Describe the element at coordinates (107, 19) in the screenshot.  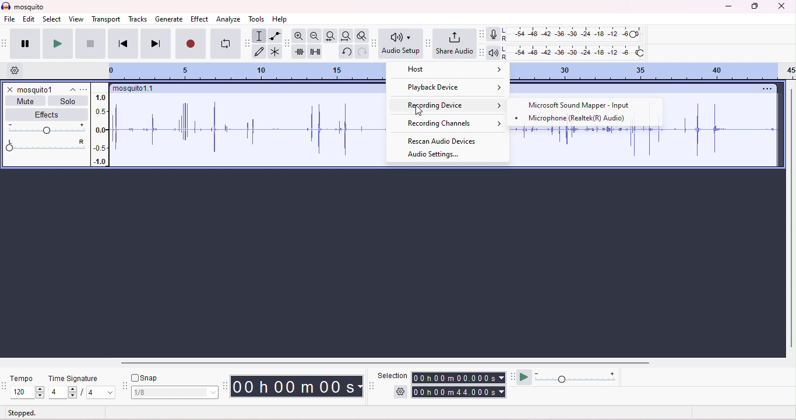
I see `transport` at that location.